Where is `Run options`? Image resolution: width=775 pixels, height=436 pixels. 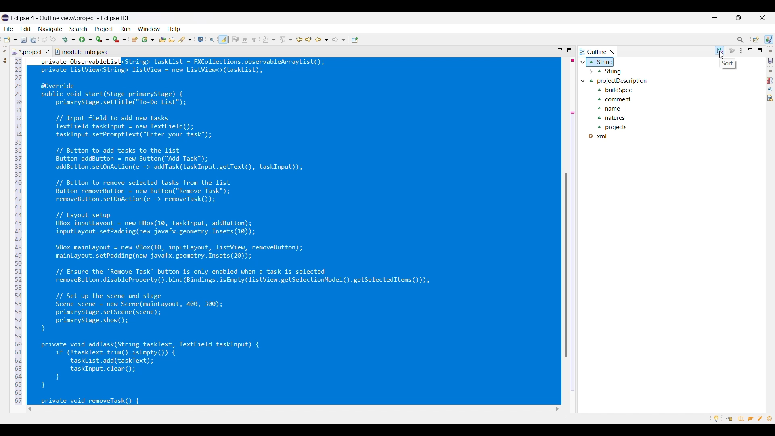
Run options is located at coordinates (86, 40).